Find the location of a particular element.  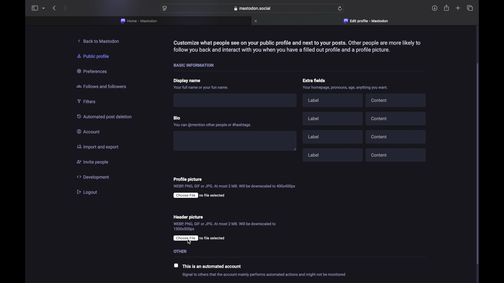

info is located at coordinates (296, 46).